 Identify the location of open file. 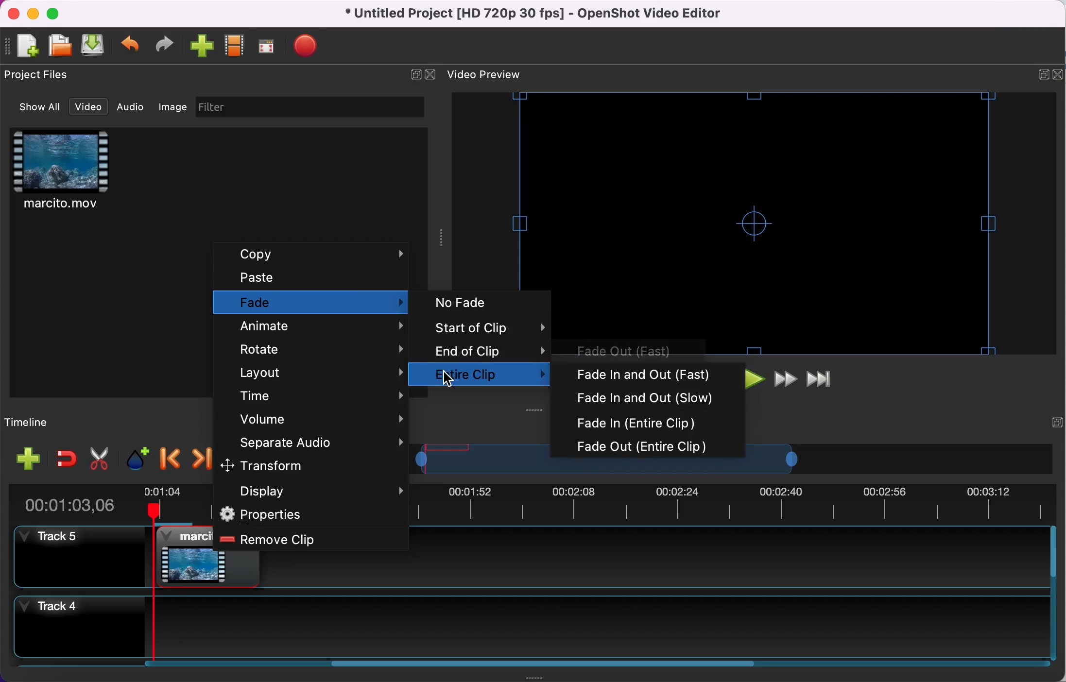
(58, 46).